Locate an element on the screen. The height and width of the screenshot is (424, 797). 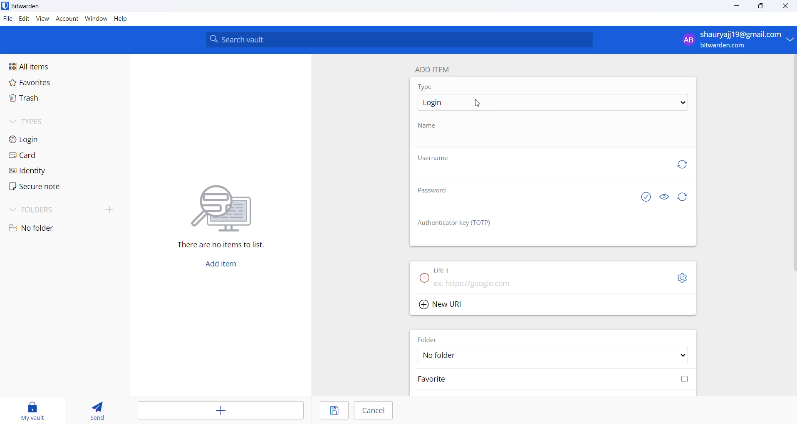
card is located at coordinates (44, 155).